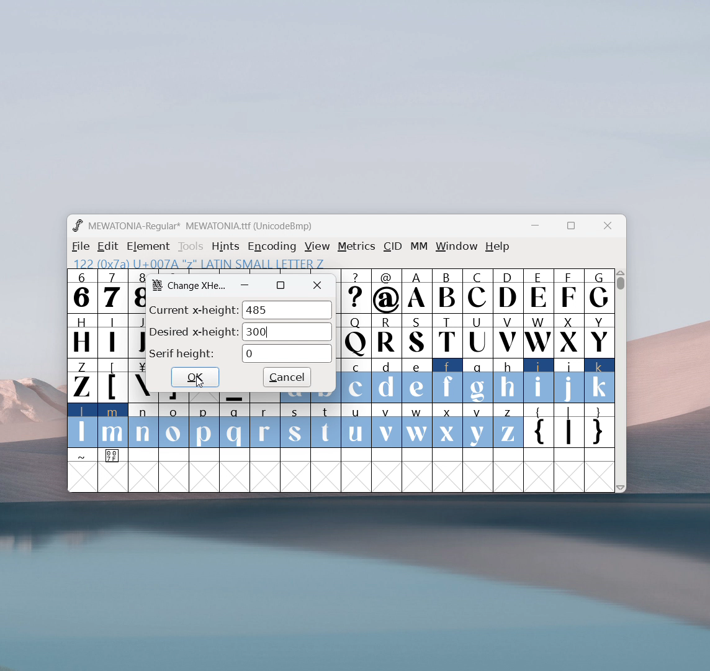 Image resolution: width=710 pixels, height=671 pixels. Describe the element at coordinates (287, 332) in the screenshot. I see `300` at that location.